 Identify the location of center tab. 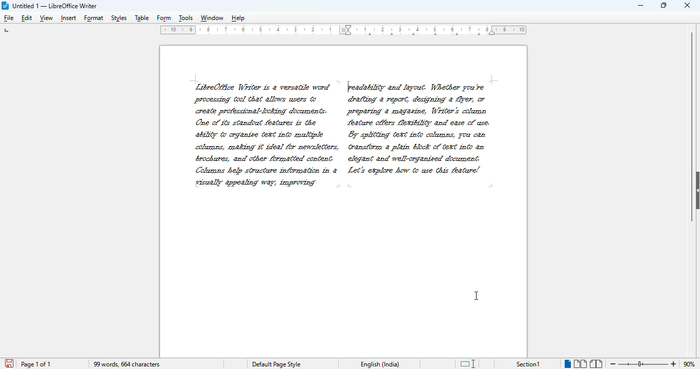
(369, 34).